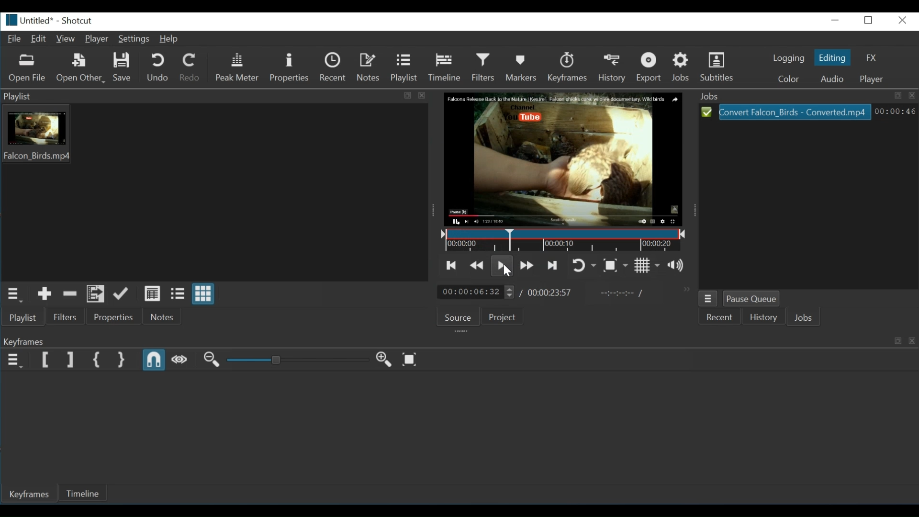 The width and height of the screenshot is (919, 517). Describe the element at coordinates (552, 265) in the screenshot. I see `Skip to the next point` at that location.